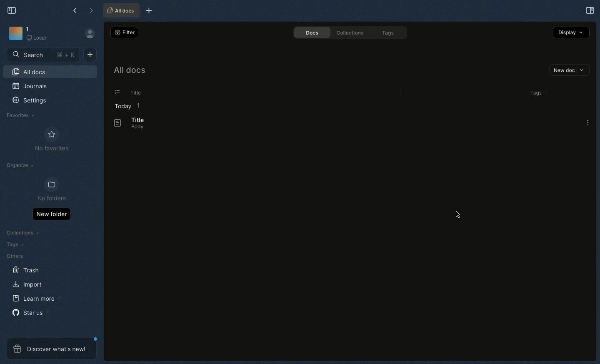 The height and width of the screenshot is (364, 600). Describe the element at coordinates (534, 93) in the screenshot. I see `Tags` at that location.